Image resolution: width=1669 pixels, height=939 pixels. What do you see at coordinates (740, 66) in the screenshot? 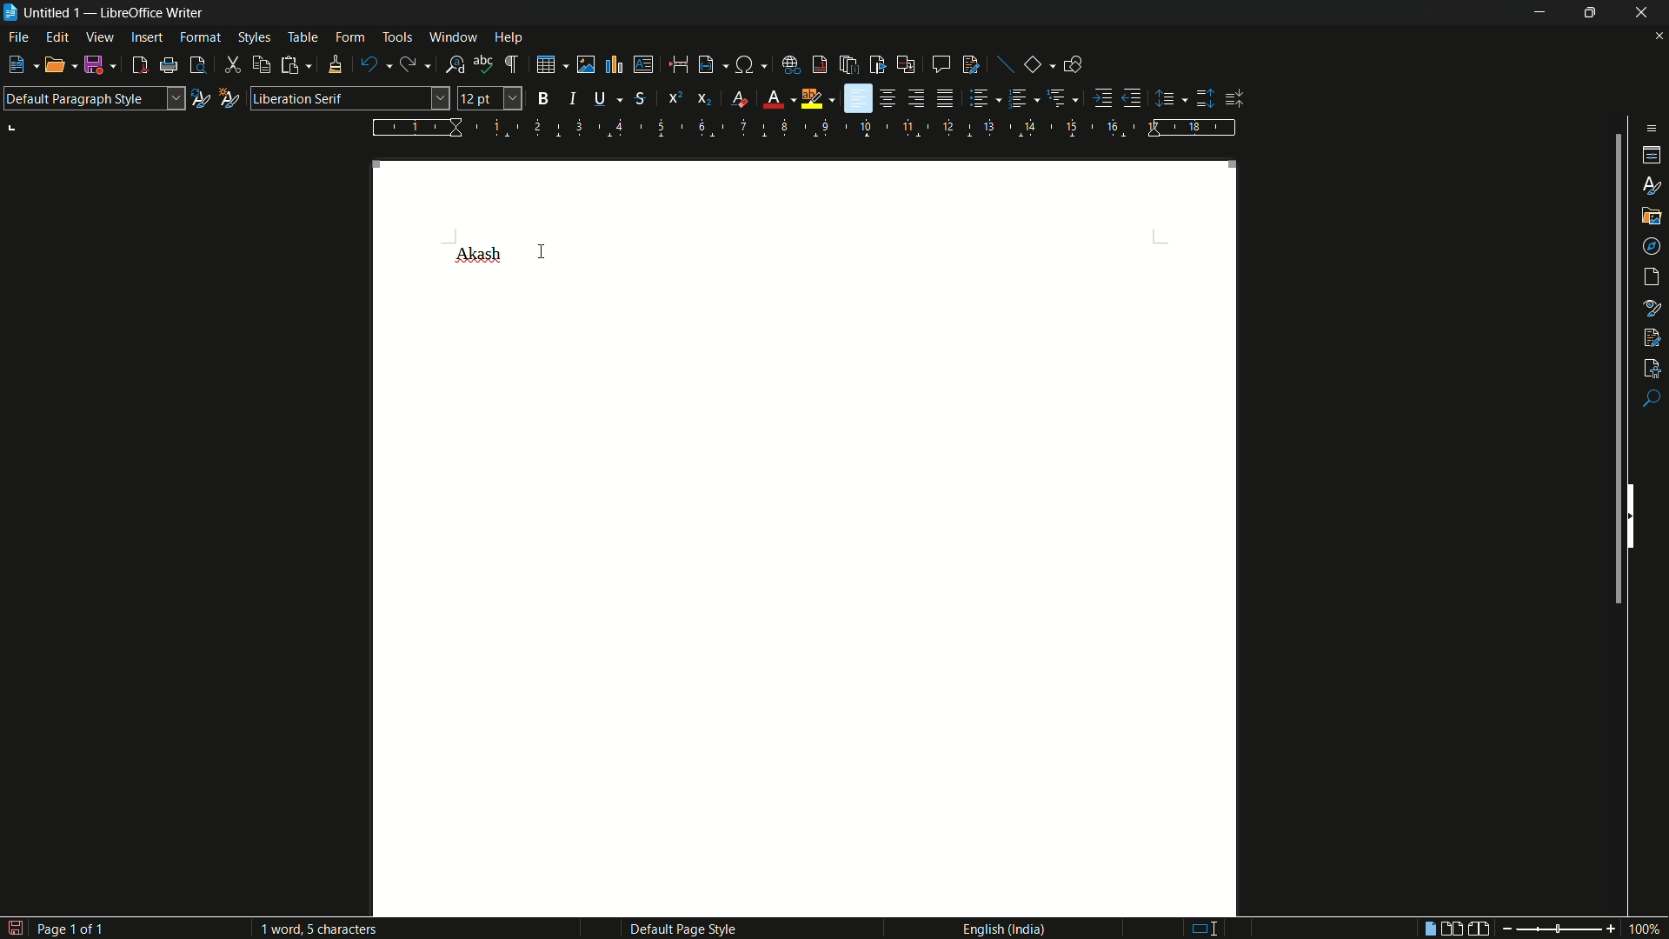
I see `insert special characters` at bounding box center [740, 66].